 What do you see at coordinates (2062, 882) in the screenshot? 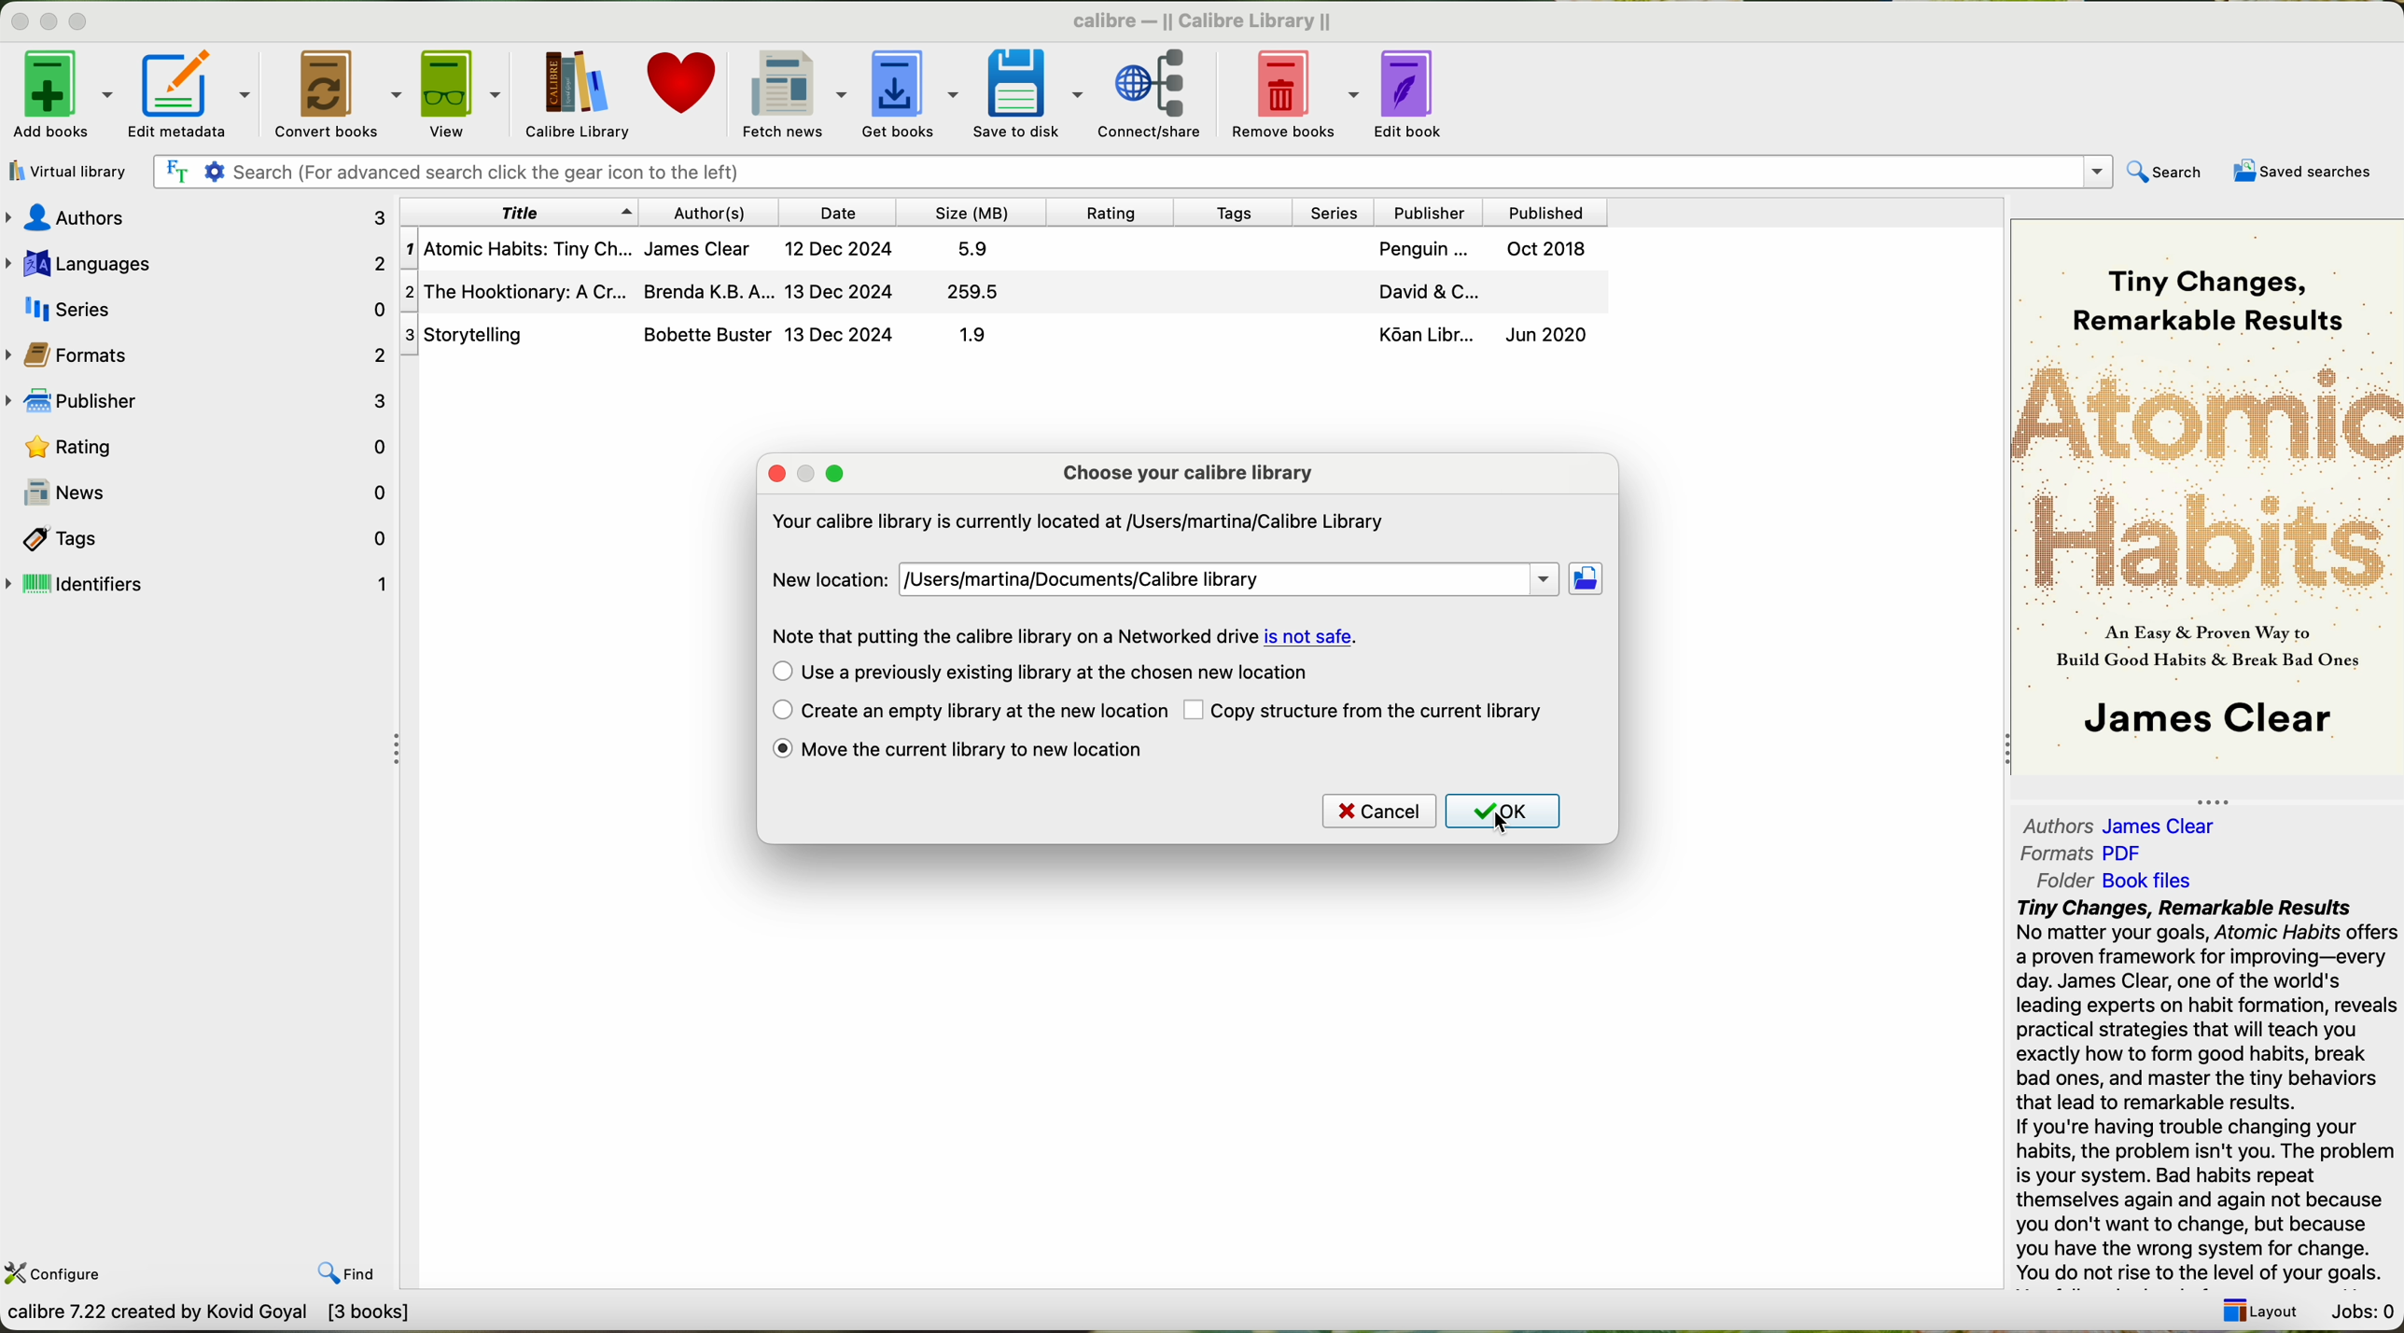
I see `folder` at bounding box center [2062, 882].